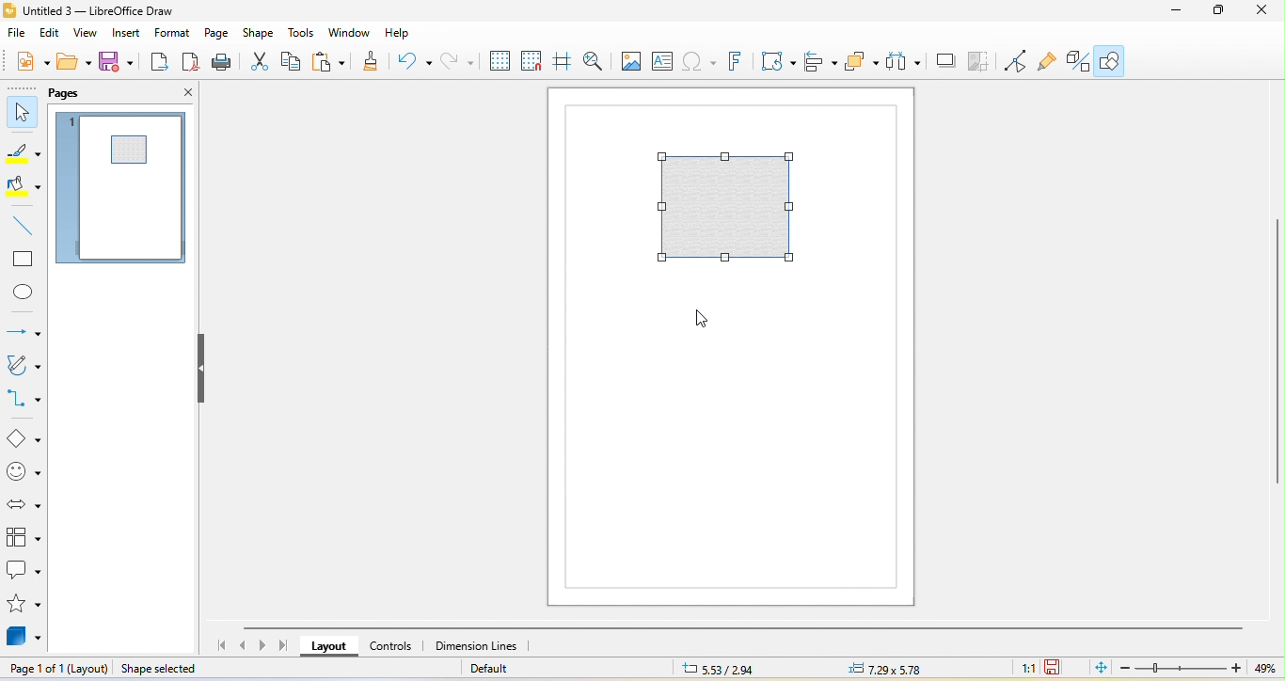 This screenshot has height=681, width=1285. I want to click on block arrows, so click(23, 499).